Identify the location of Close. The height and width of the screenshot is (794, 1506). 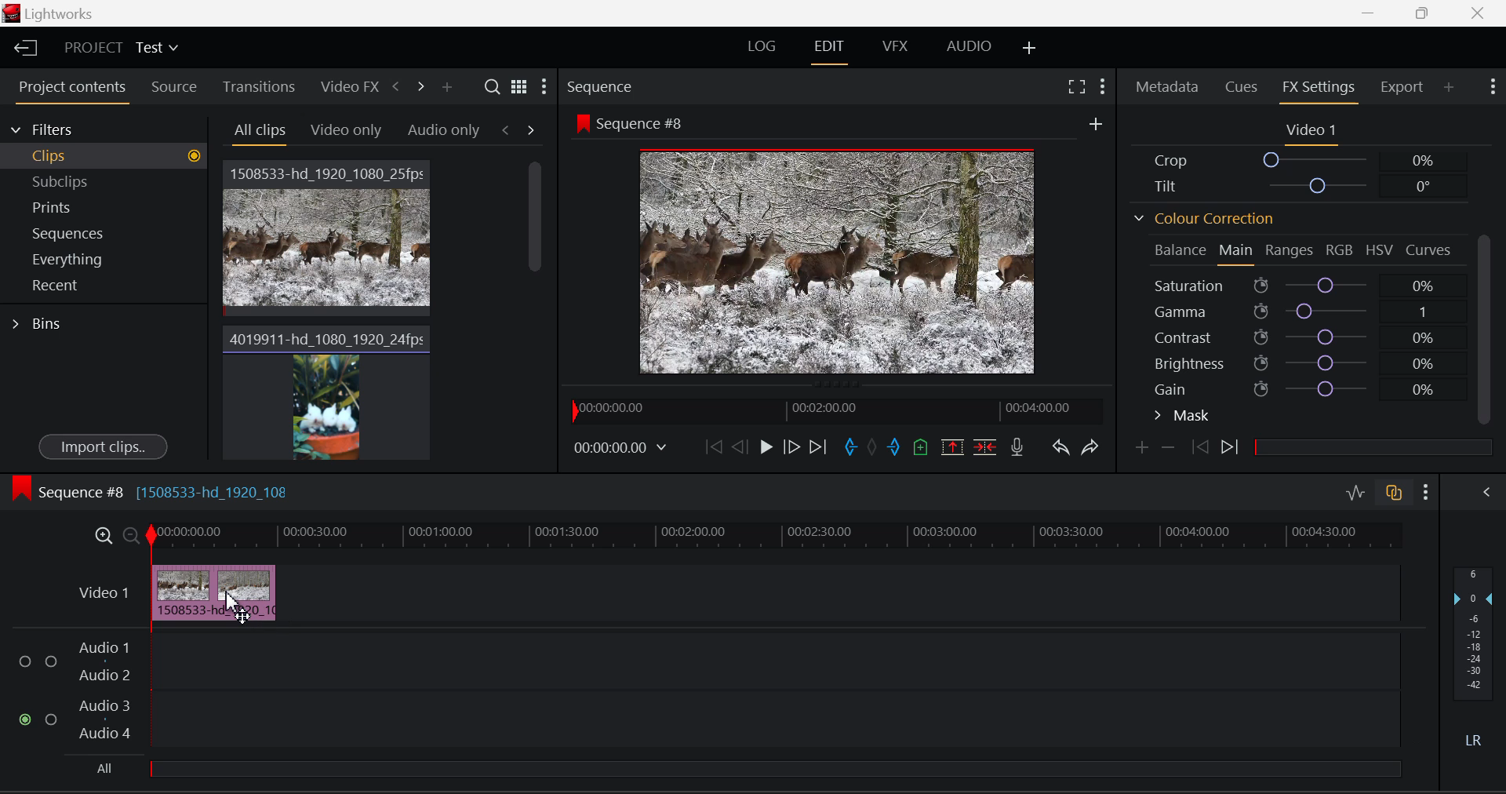
(1478, 13).